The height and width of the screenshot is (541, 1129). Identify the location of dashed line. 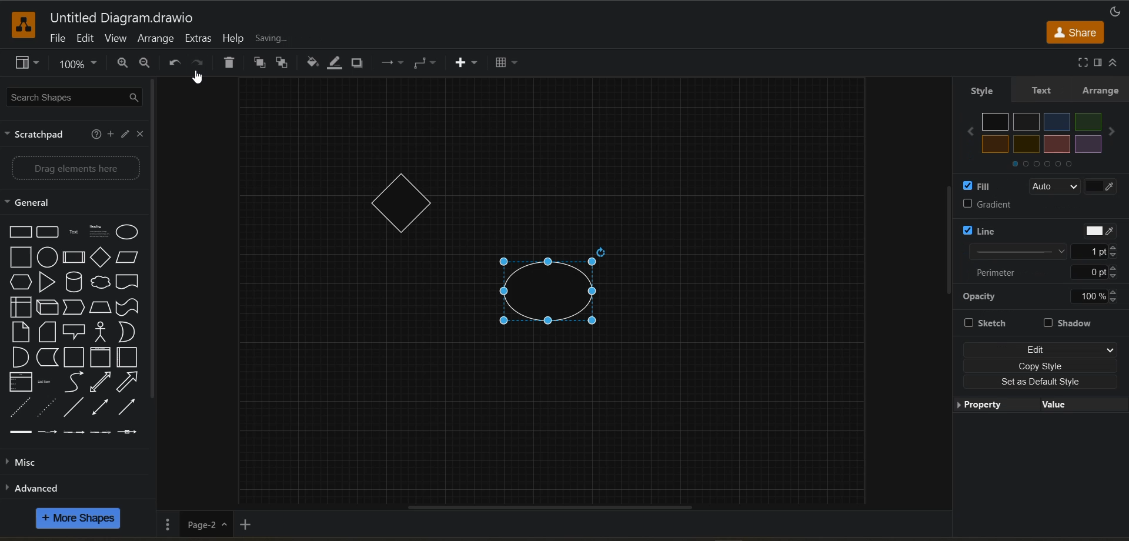
(19, 408).